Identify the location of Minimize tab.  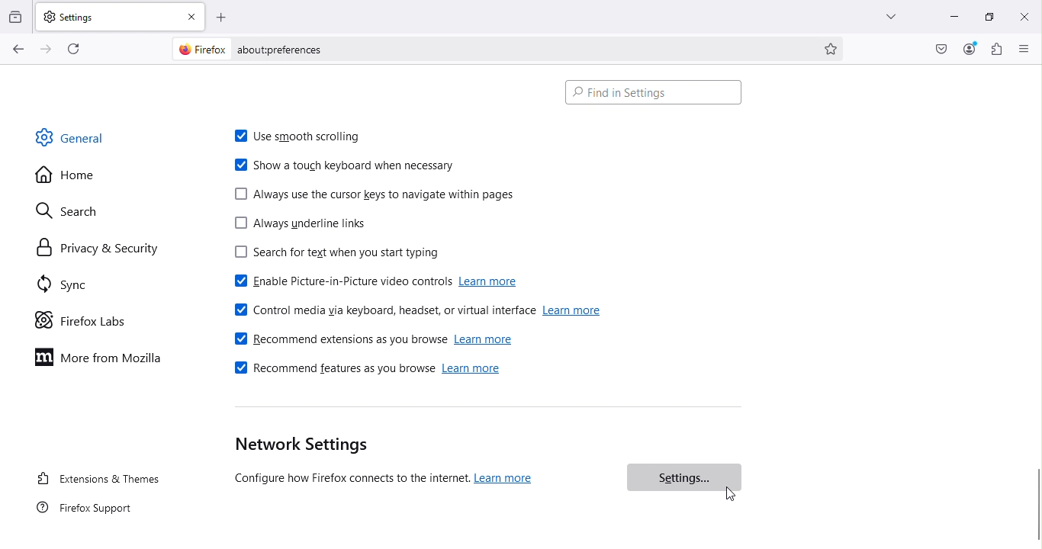
(950, 18).